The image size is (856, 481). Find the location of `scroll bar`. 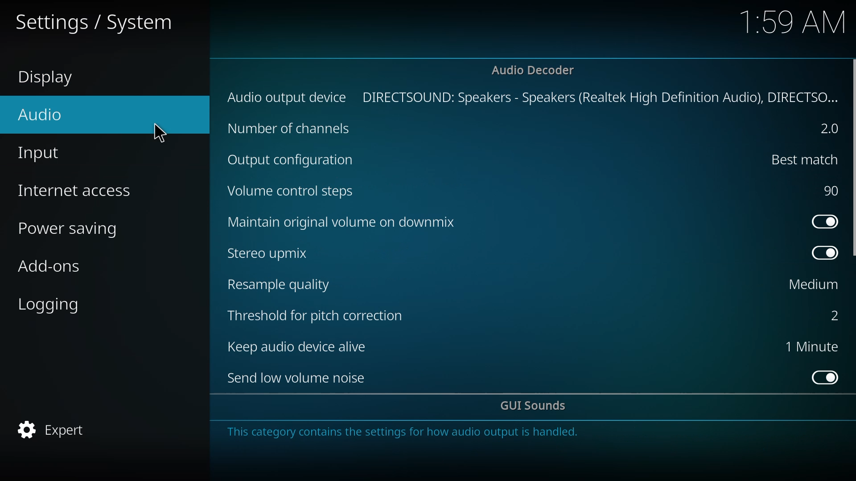

scroll bar is located at coordinates (855, 160).